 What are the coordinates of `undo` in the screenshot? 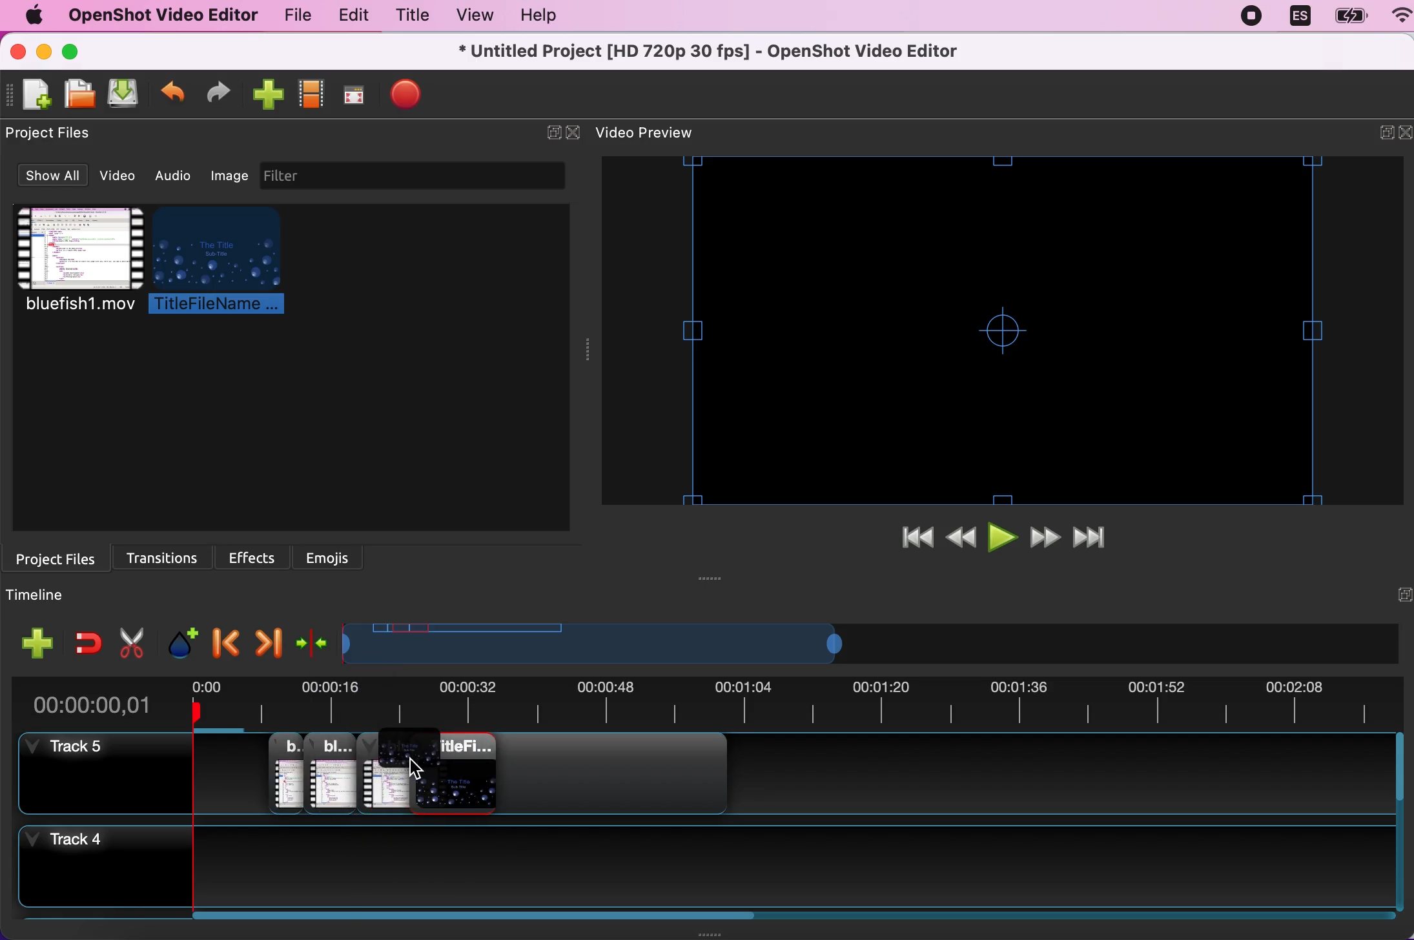 It's located at (173, 96).